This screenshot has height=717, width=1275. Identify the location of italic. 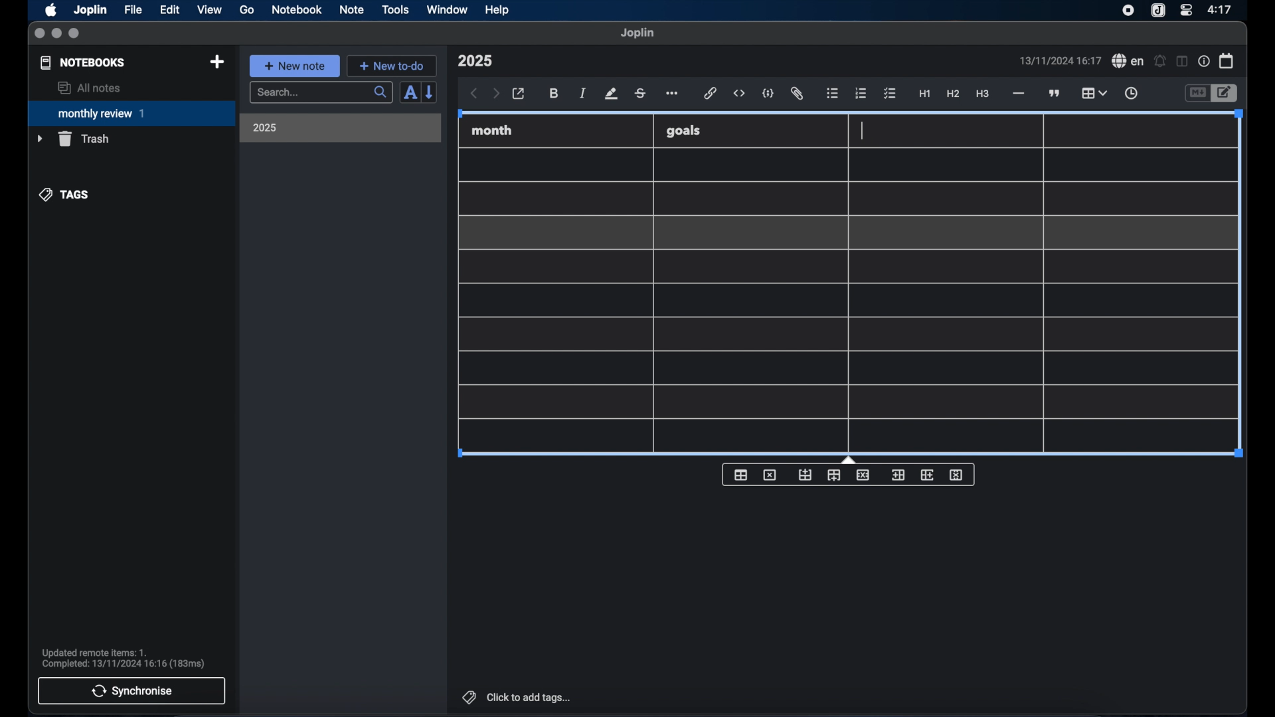
(583, 93).